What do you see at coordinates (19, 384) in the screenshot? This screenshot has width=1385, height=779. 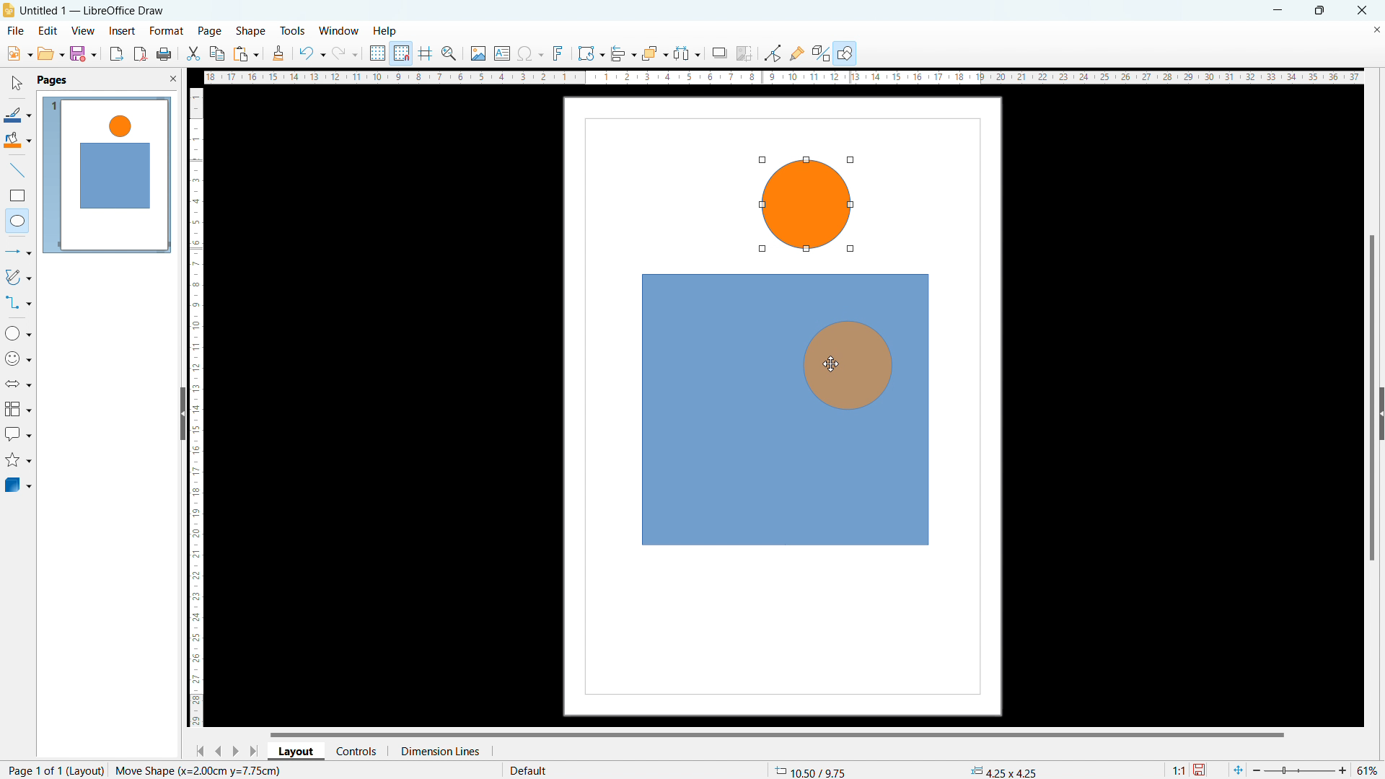 I see `block arrows` at bounding box center [19, 384].